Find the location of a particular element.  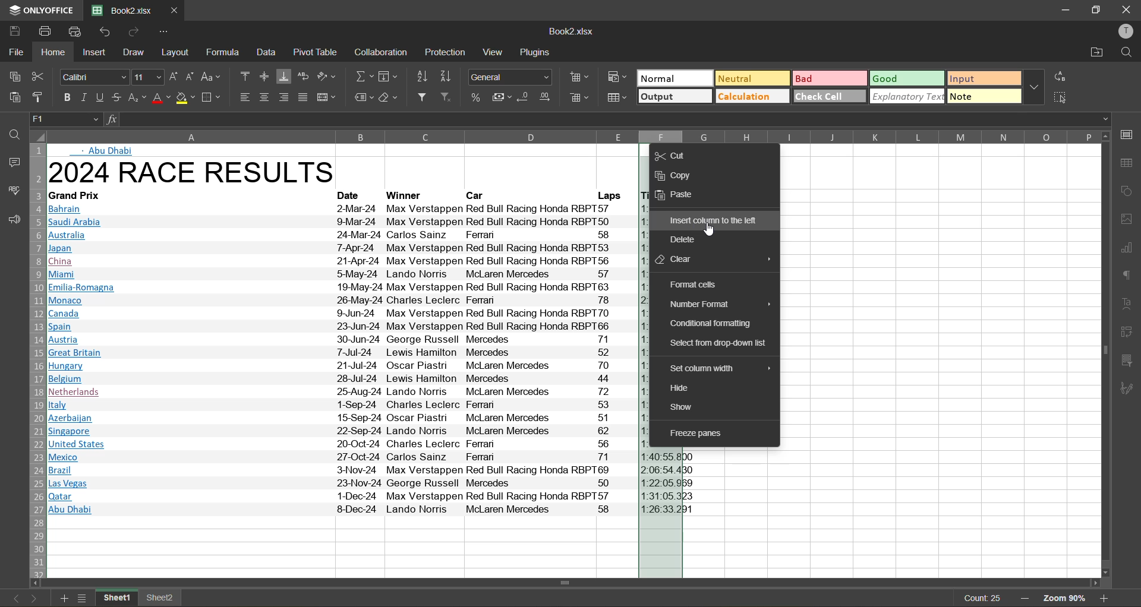

check cell is located at coordinates (830, 96).